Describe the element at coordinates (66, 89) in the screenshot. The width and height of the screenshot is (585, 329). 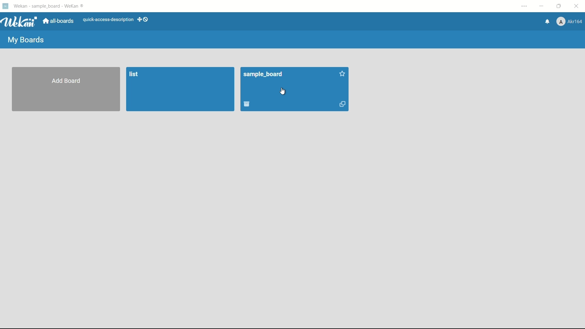
I see `add board` at that location.